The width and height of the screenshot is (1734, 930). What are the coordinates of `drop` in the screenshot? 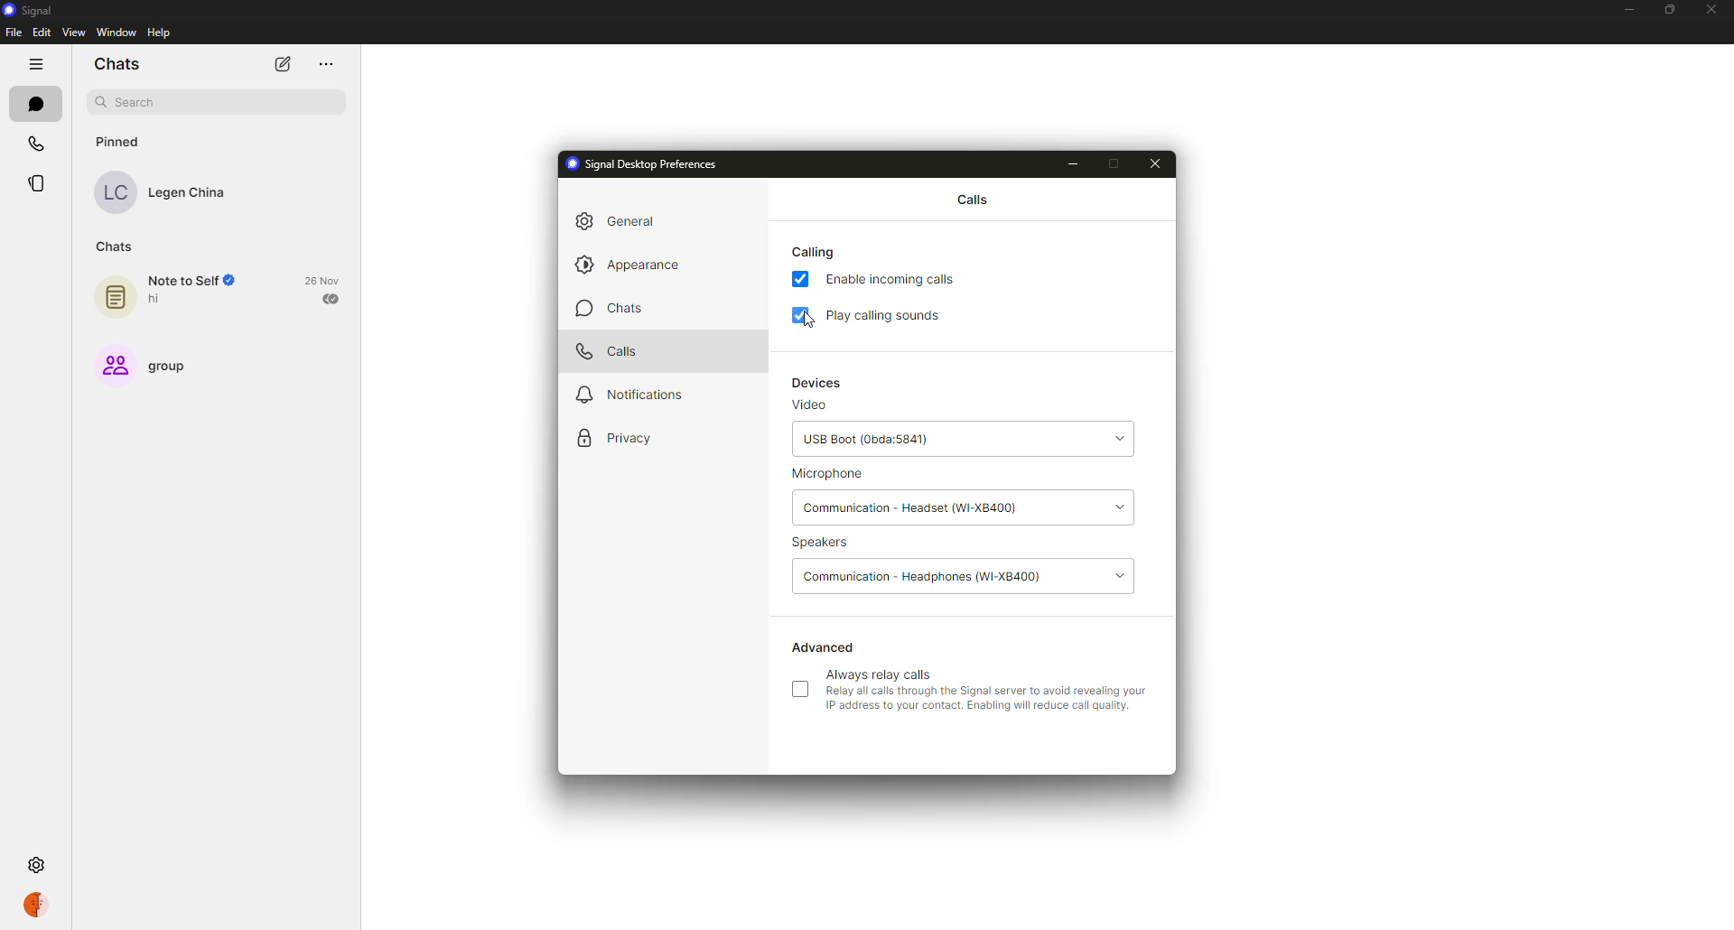 It's located at (1128, 573).